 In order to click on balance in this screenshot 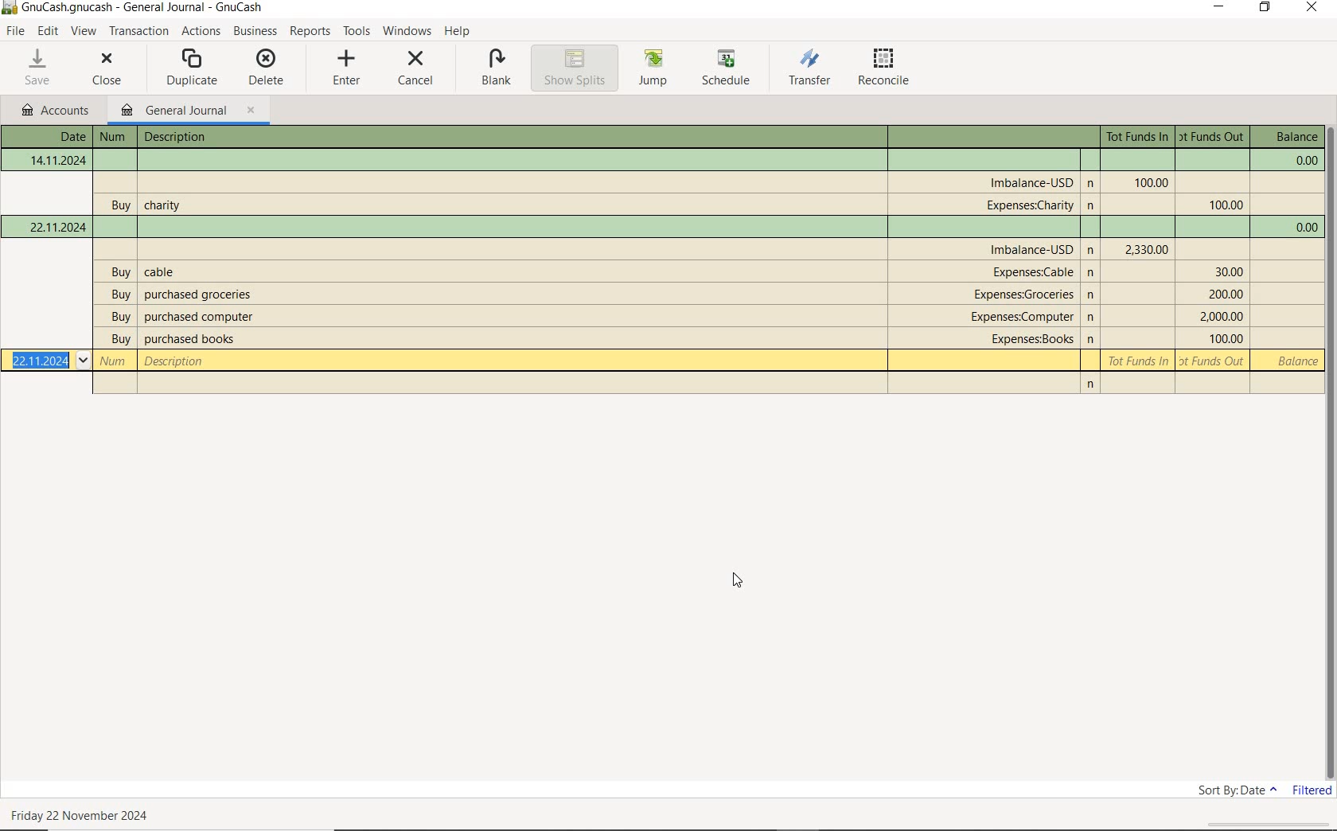, I will do `click(1292, 138)`.